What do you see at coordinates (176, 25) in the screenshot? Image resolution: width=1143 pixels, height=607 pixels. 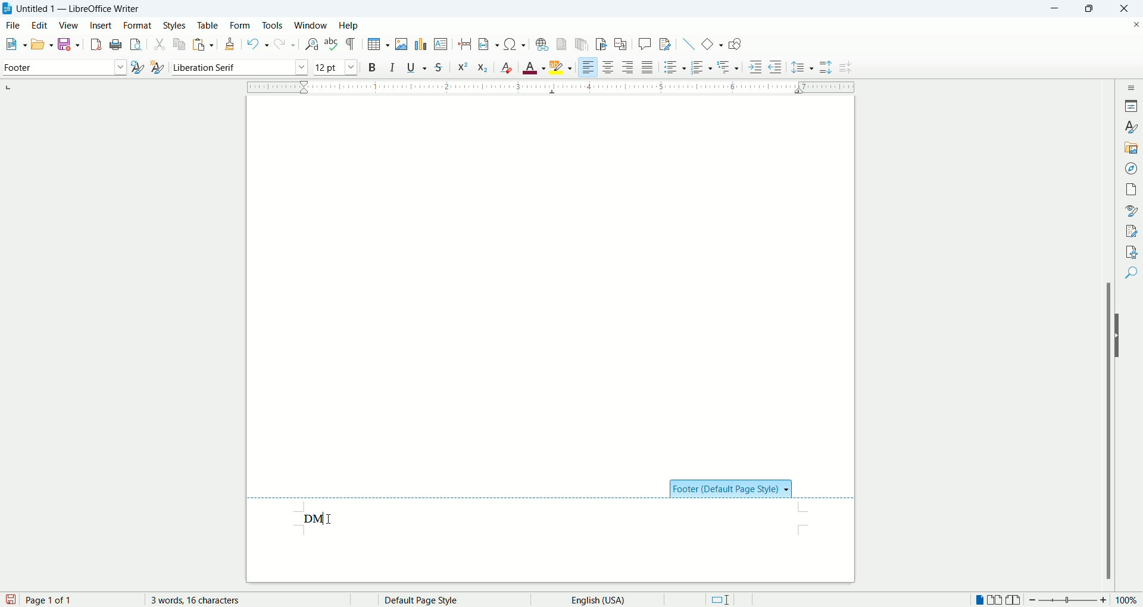 I see `styles` at bounding box center [176, 25].